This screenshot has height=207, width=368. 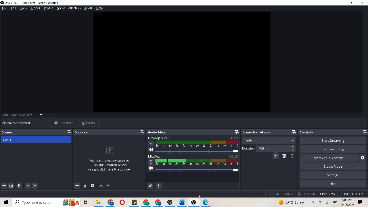 I want to click on filters, so click(x=91, y=122).